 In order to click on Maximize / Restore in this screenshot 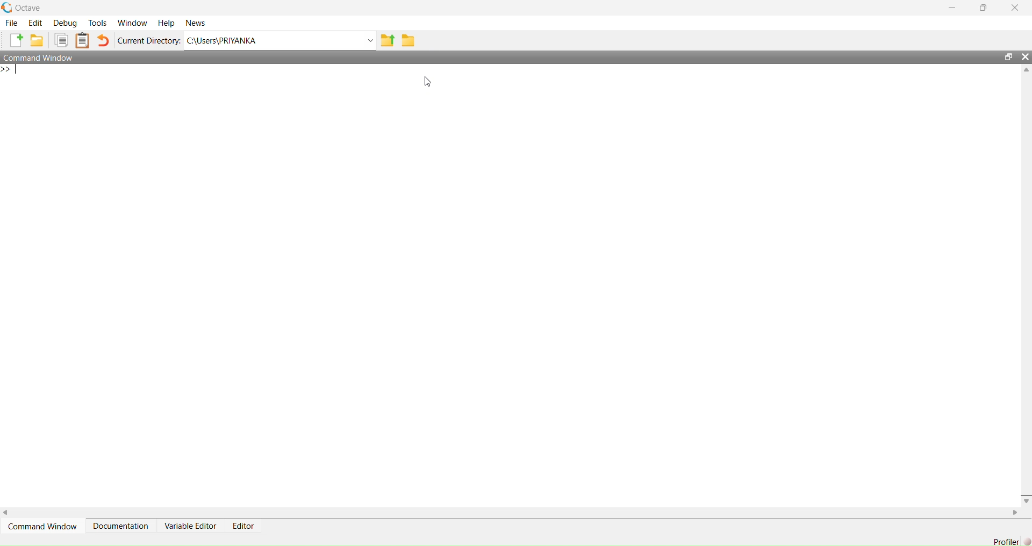, I will do `click(983, 8)`.